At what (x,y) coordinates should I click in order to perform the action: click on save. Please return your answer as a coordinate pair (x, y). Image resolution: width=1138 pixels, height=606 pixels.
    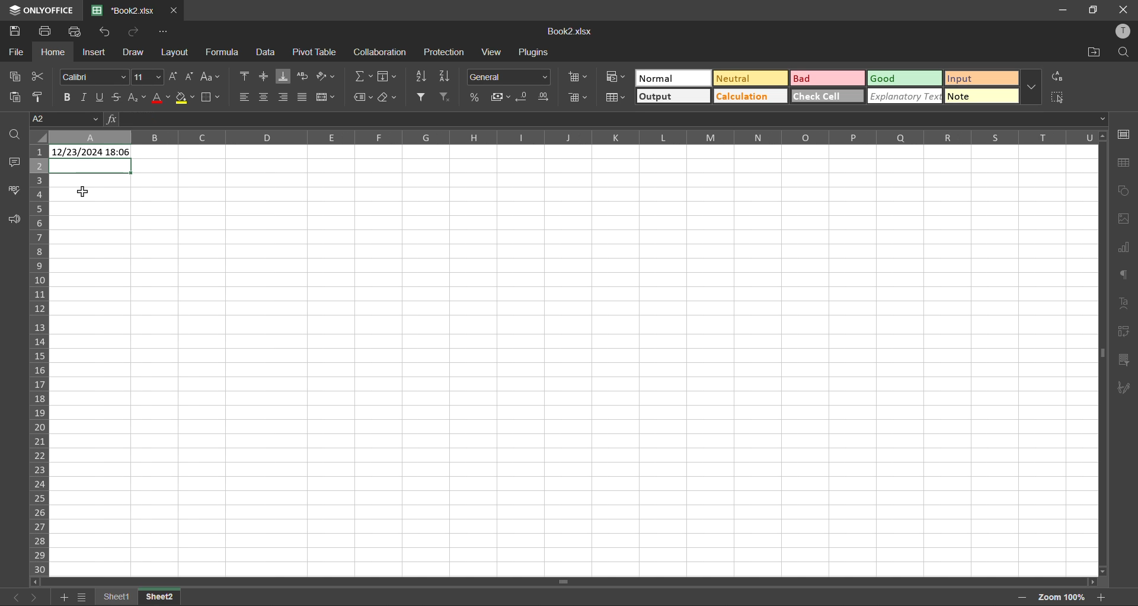
    Looking at the image, I should click on (17, 31).